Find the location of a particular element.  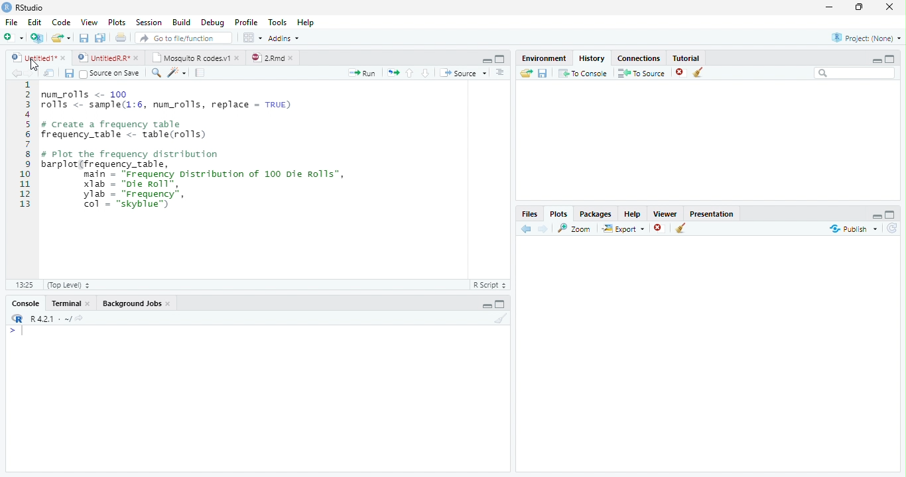

Go to file/function is located at coordinates (182, 38).